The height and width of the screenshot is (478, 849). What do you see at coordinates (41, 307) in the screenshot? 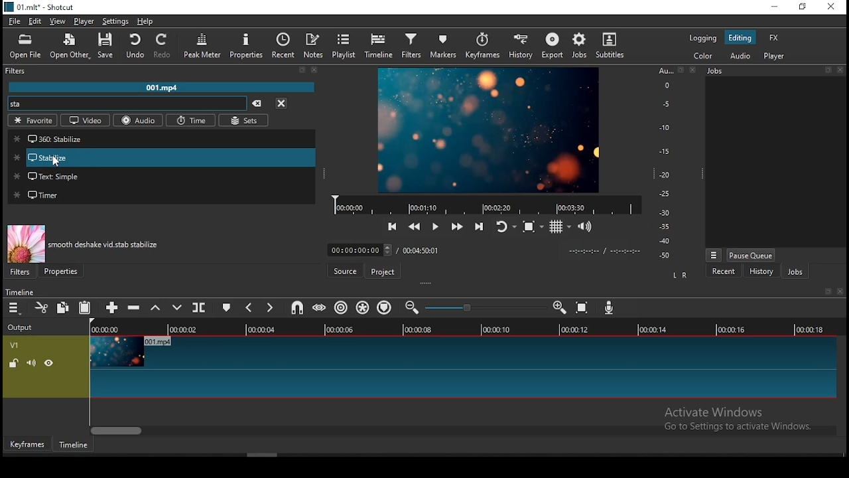
I see `cut` at bounding box center [41, 307].